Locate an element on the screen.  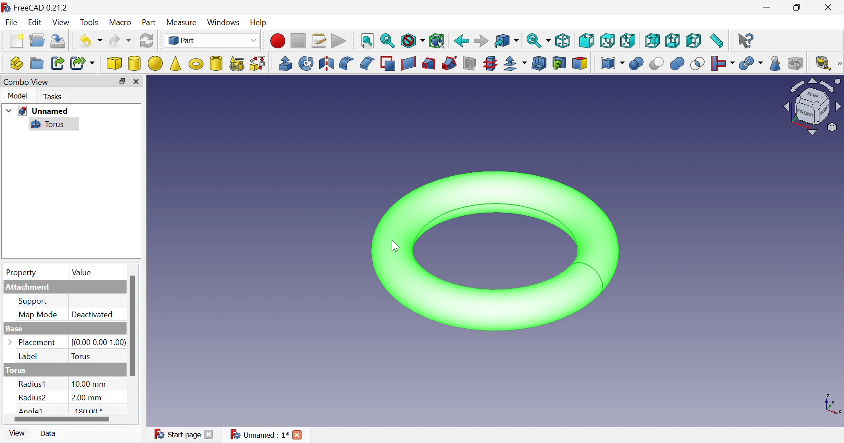
Property is located at coordinates (19, 272).